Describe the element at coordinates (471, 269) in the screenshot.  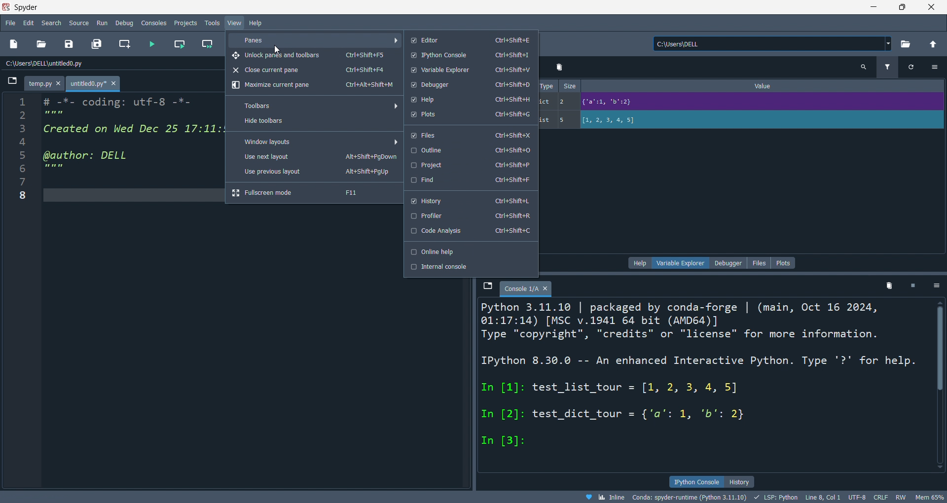
I see `internal console` at that location.